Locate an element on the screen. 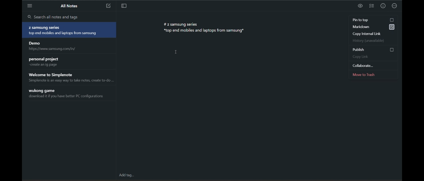 The height and width of the screenshot is (181, 424). preview is located at coordinates (360, 6).